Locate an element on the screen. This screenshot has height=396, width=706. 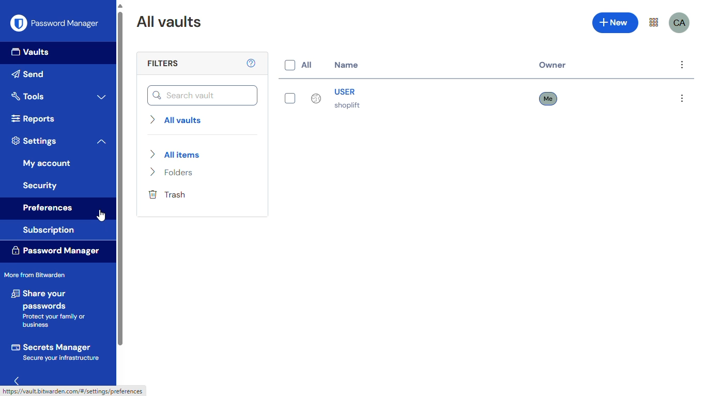
vertical scroll bar is located at coordinates (120, 179).